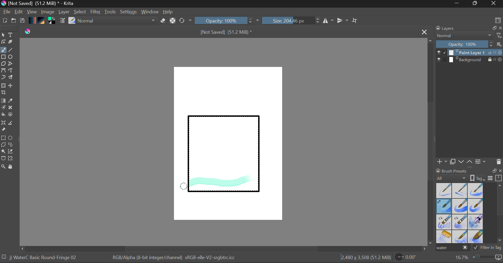  What do you see at coordinates (431, 142) in the screenshot?
I see `Scroll Bar` at bounding box center [431, 142].